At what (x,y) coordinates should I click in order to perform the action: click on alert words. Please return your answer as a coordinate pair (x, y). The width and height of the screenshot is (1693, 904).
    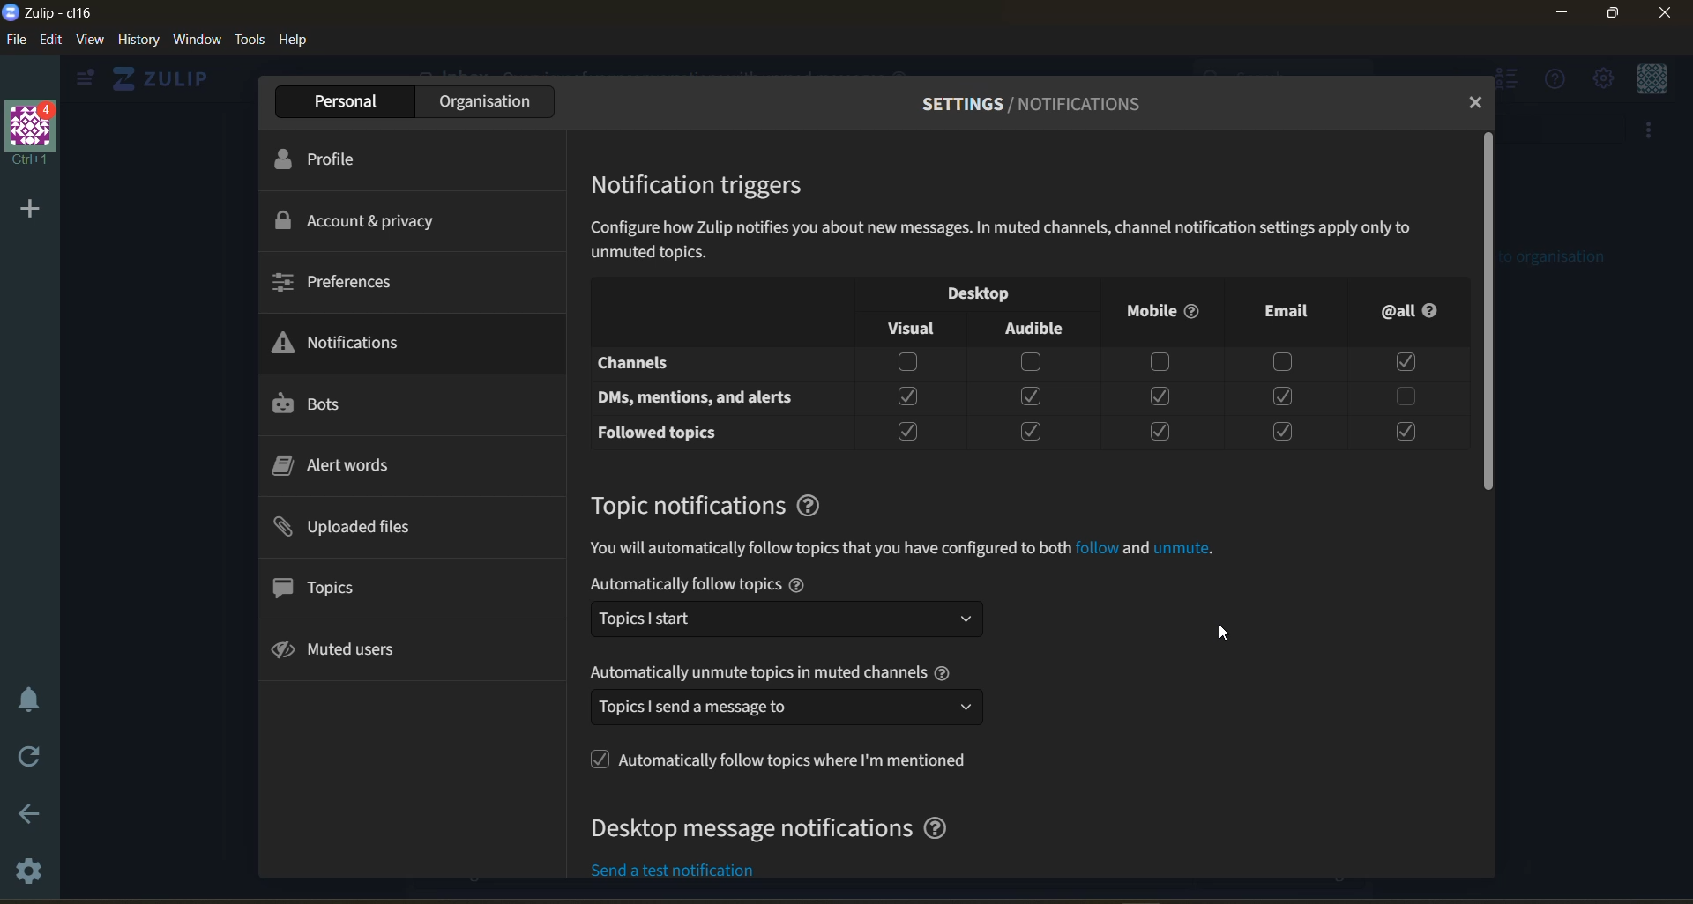
    Looking at the image, I should click on (344, 463).